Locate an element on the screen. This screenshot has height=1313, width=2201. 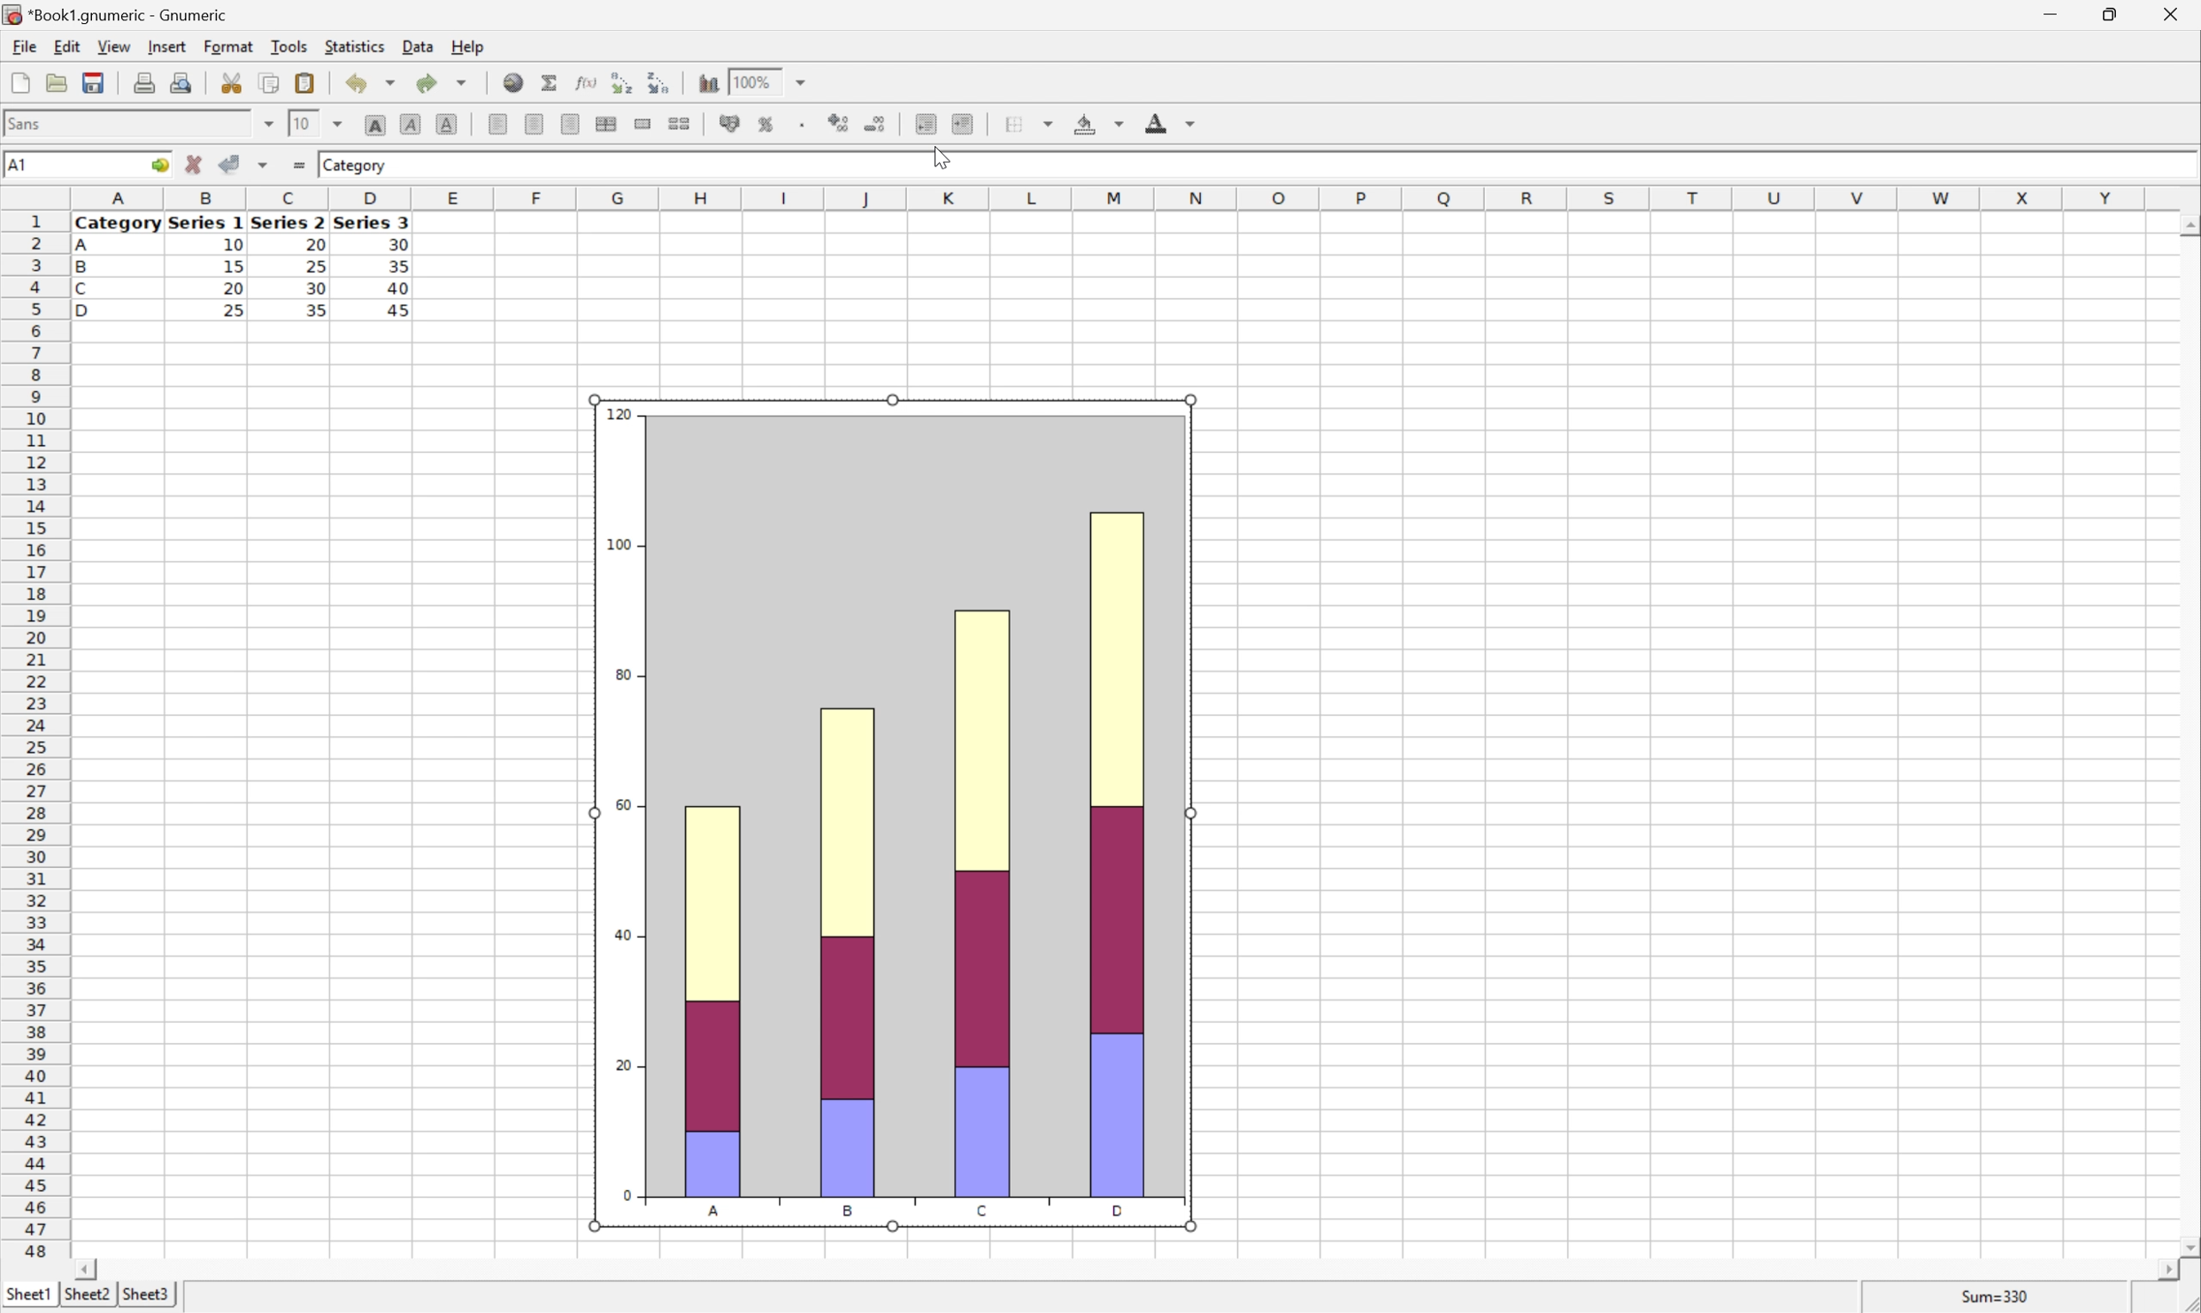
Sum in current cell is located at coordinates (551, 82).